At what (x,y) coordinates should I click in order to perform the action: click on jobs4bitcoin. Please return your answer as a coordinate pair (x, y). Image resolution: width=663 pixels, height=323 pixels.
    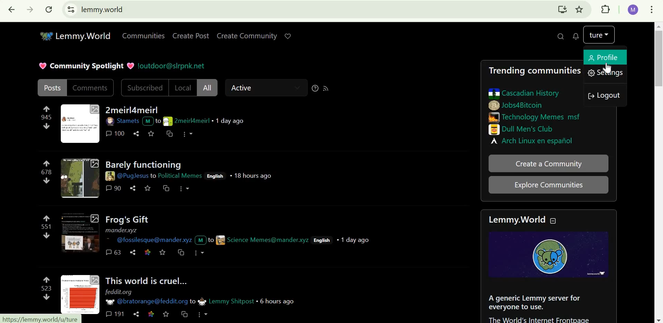
    Looking at the image, I should click on (516, 105).